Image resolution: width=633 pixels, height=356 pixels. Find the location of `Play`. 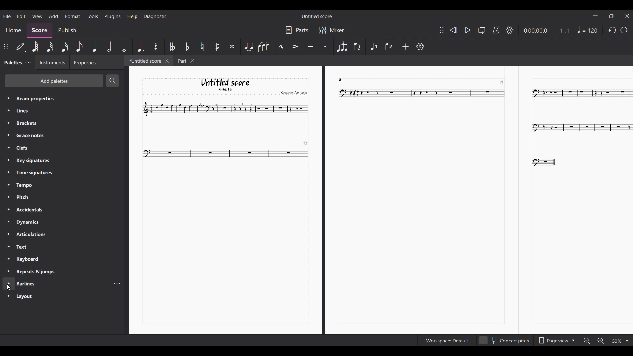

Play is located at coordinates (467, 30).